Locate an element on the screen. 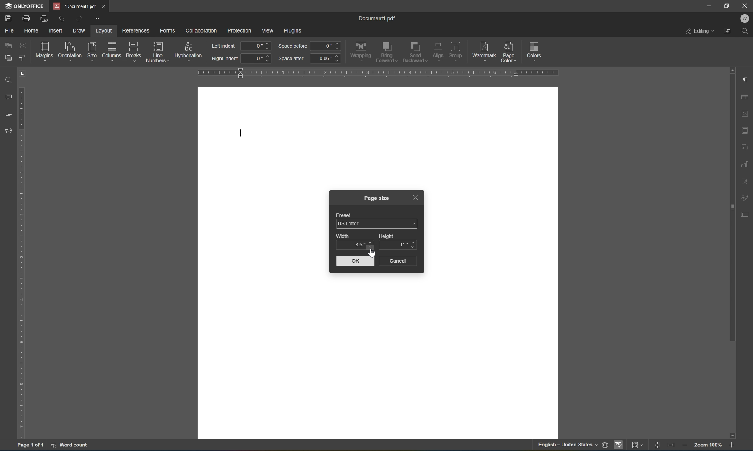  columns is located at coordinates (111, 48).